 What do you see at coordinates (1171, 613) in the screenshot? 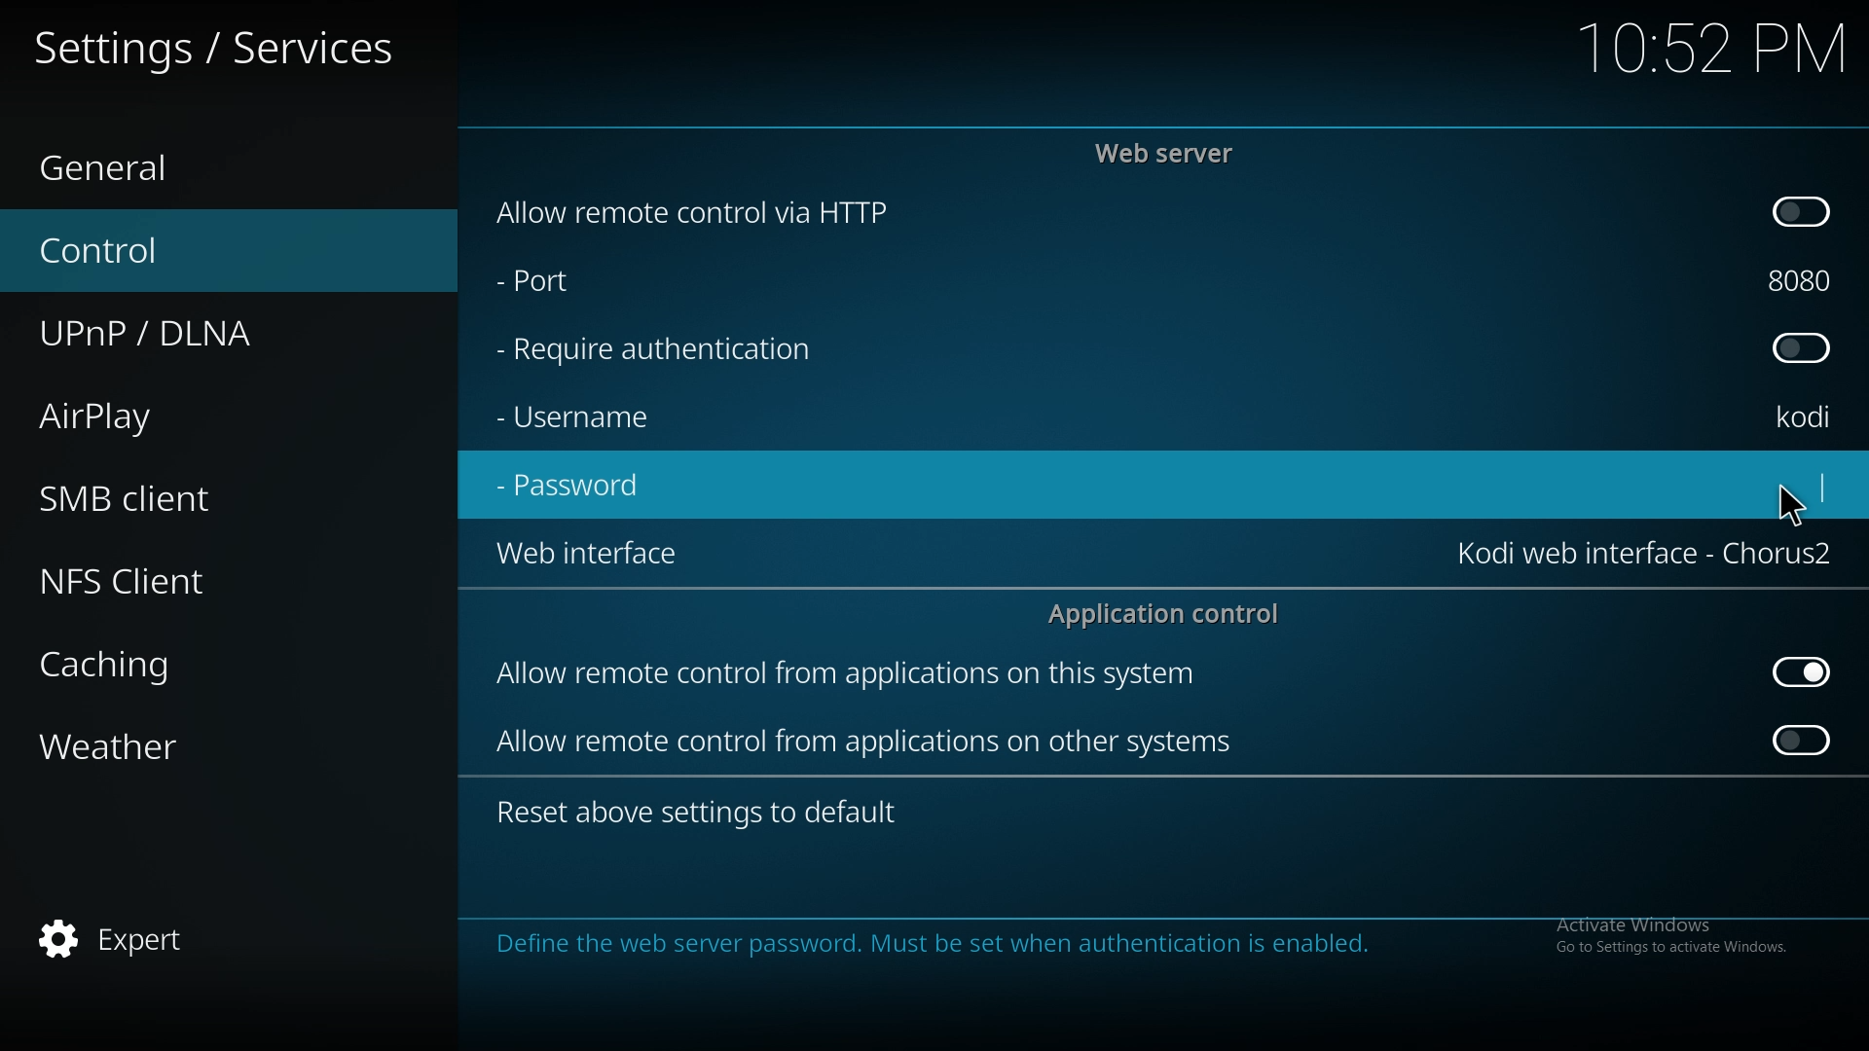
I see `application control` at bounding box center [1171, 613].